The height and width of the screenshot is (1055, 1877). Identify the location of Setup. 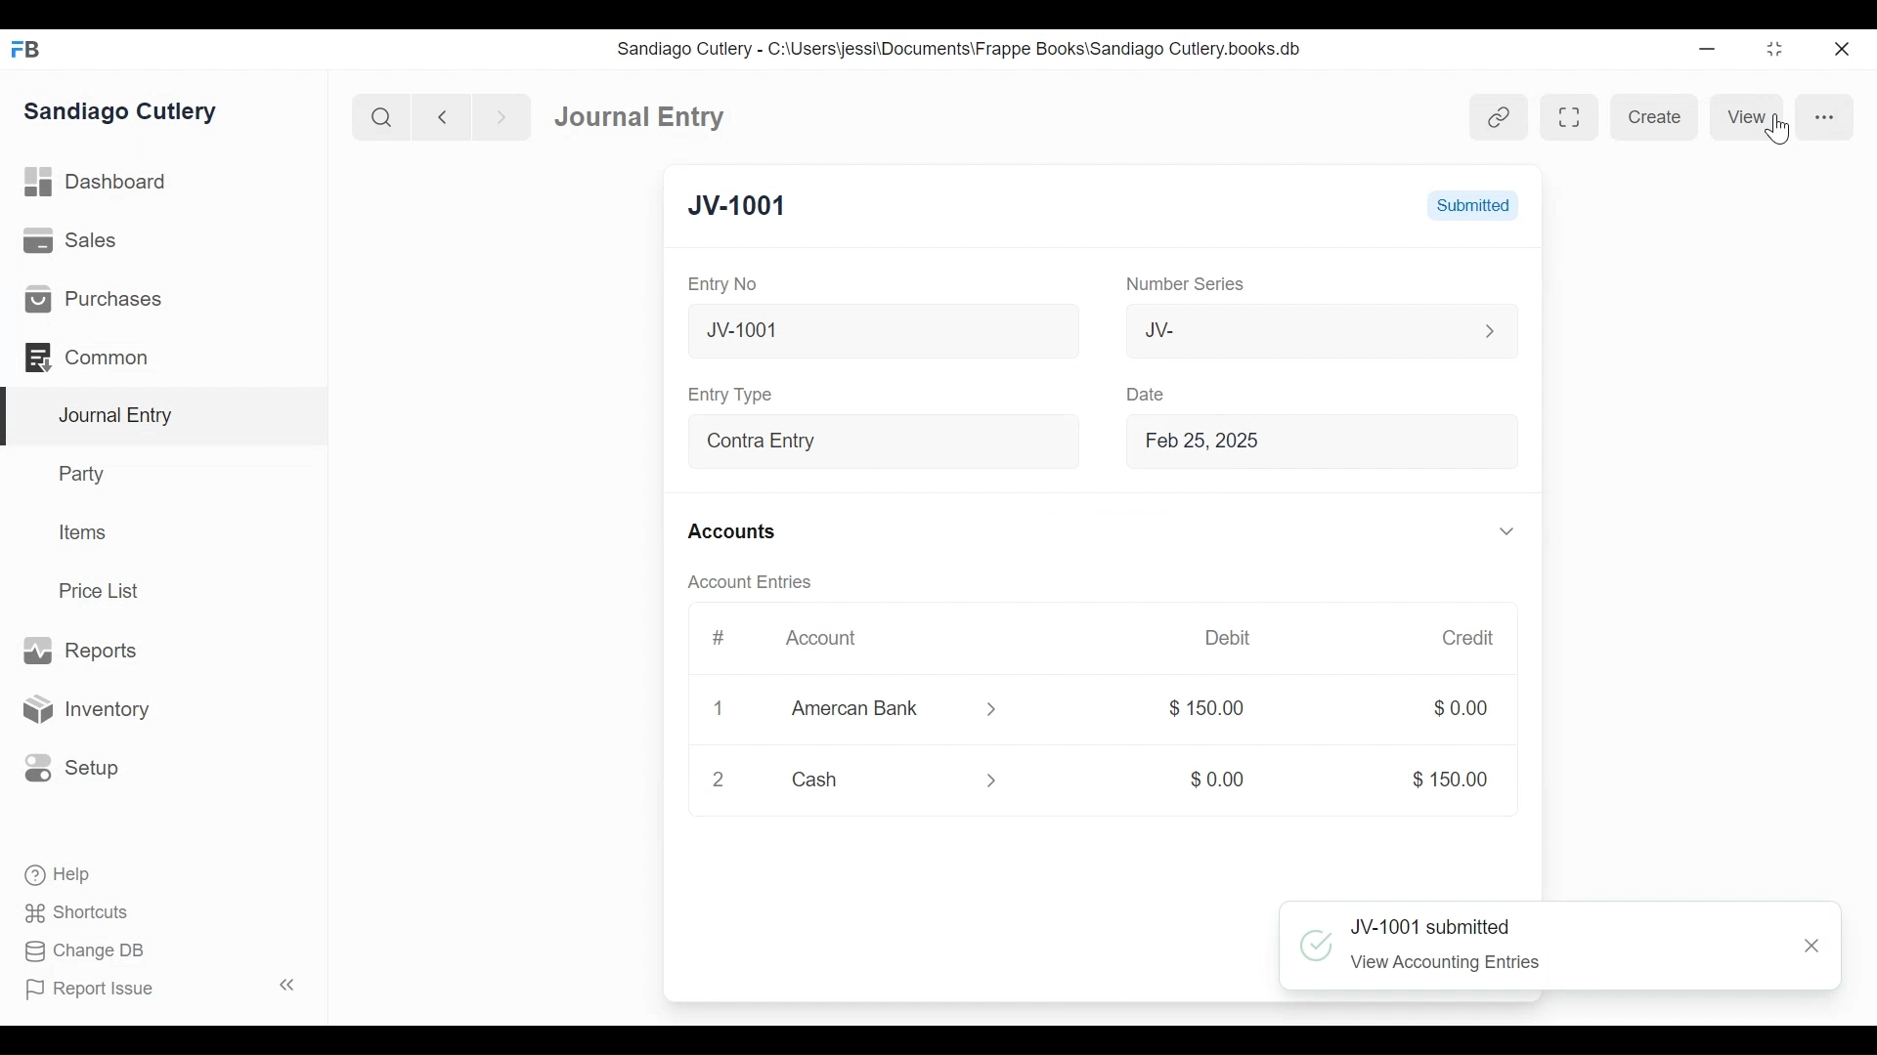
(67, 767).